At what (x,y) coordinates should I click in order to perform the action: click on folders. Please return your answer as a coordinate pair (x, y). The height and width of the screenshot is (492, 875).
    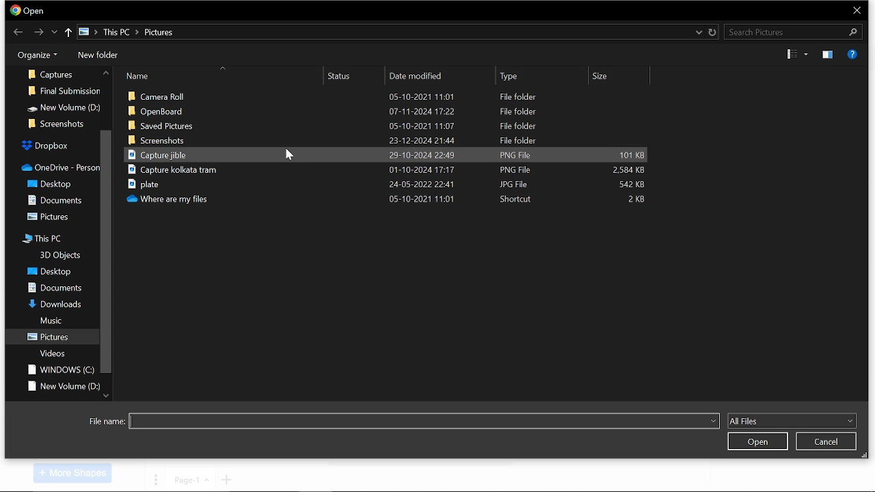
    Looking at the image, I should click on (49, 273).